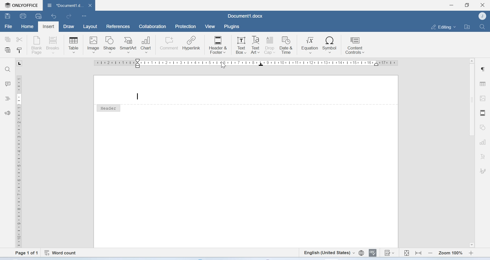 This screenshot has width=490, height=260. I want to click on SmartArt, so click(129, 44).